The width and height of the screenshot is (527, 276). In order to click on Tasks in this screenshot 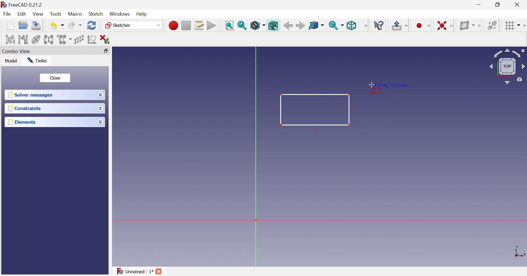, I will do `click(37, 60)`.